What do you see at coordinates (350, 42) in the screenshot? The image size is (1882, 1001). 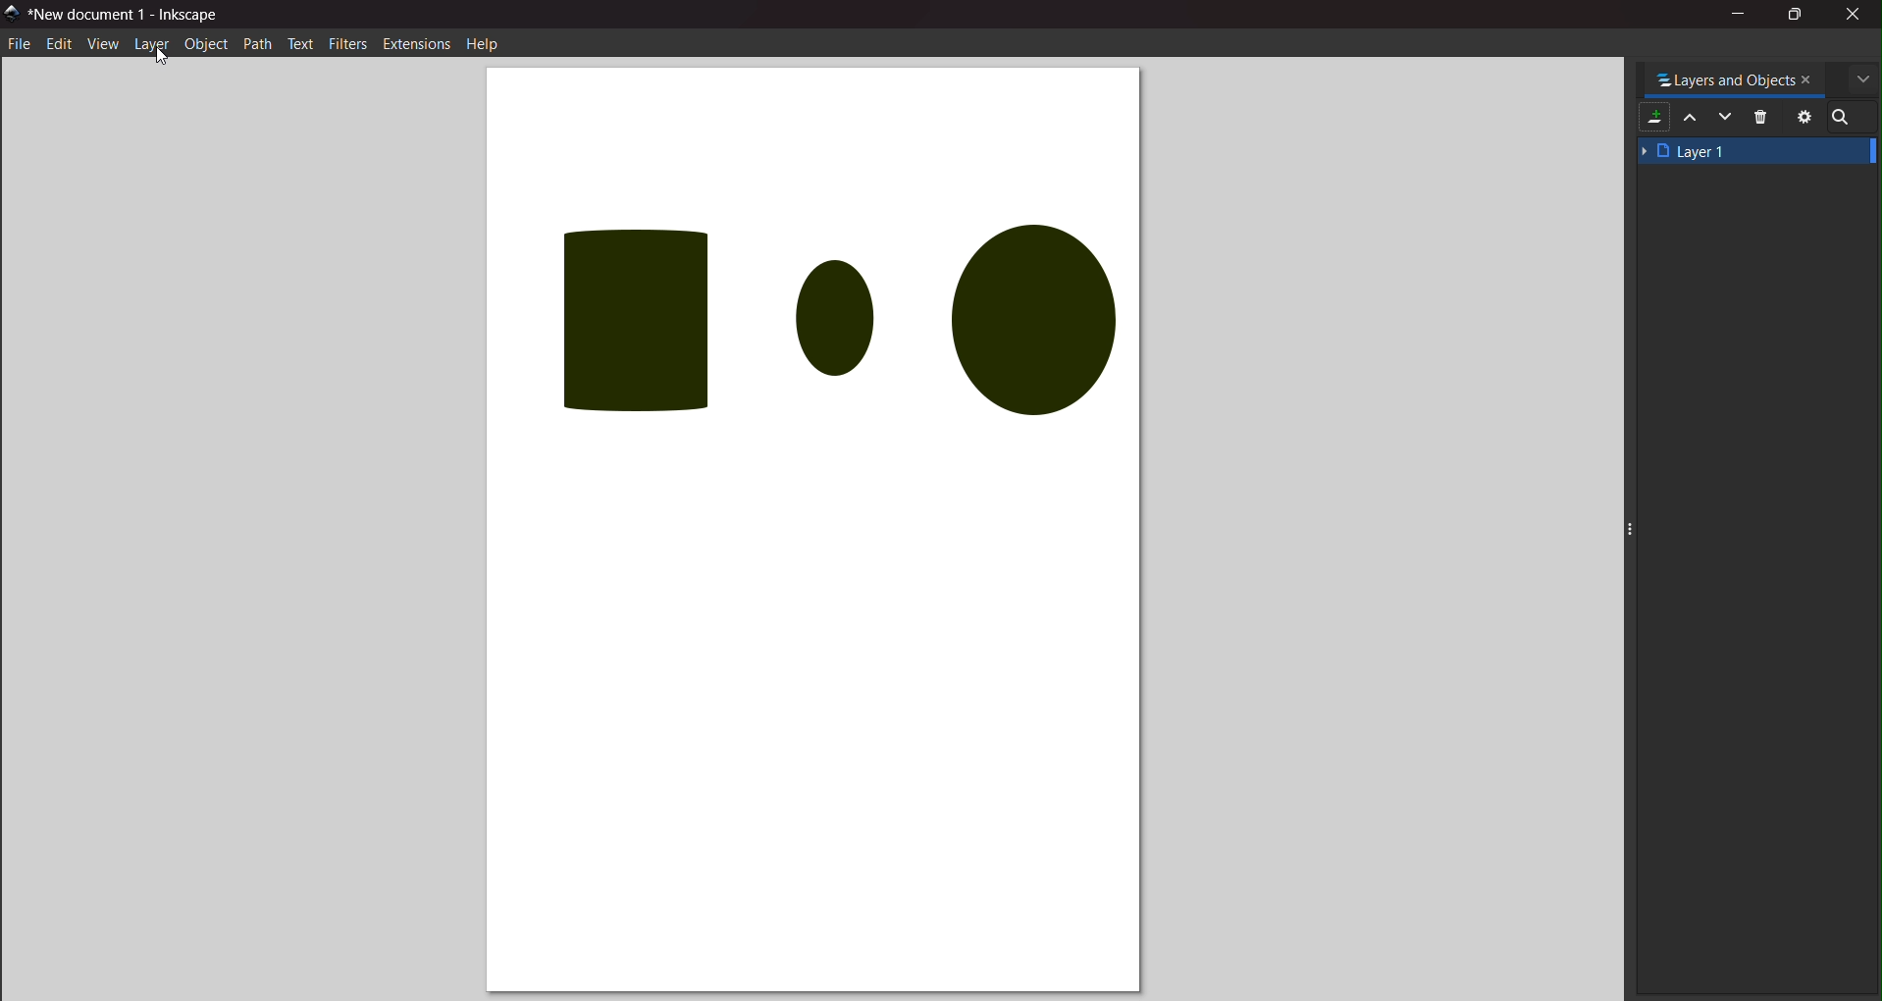 I see `filters` at bounding box center [350, 42].